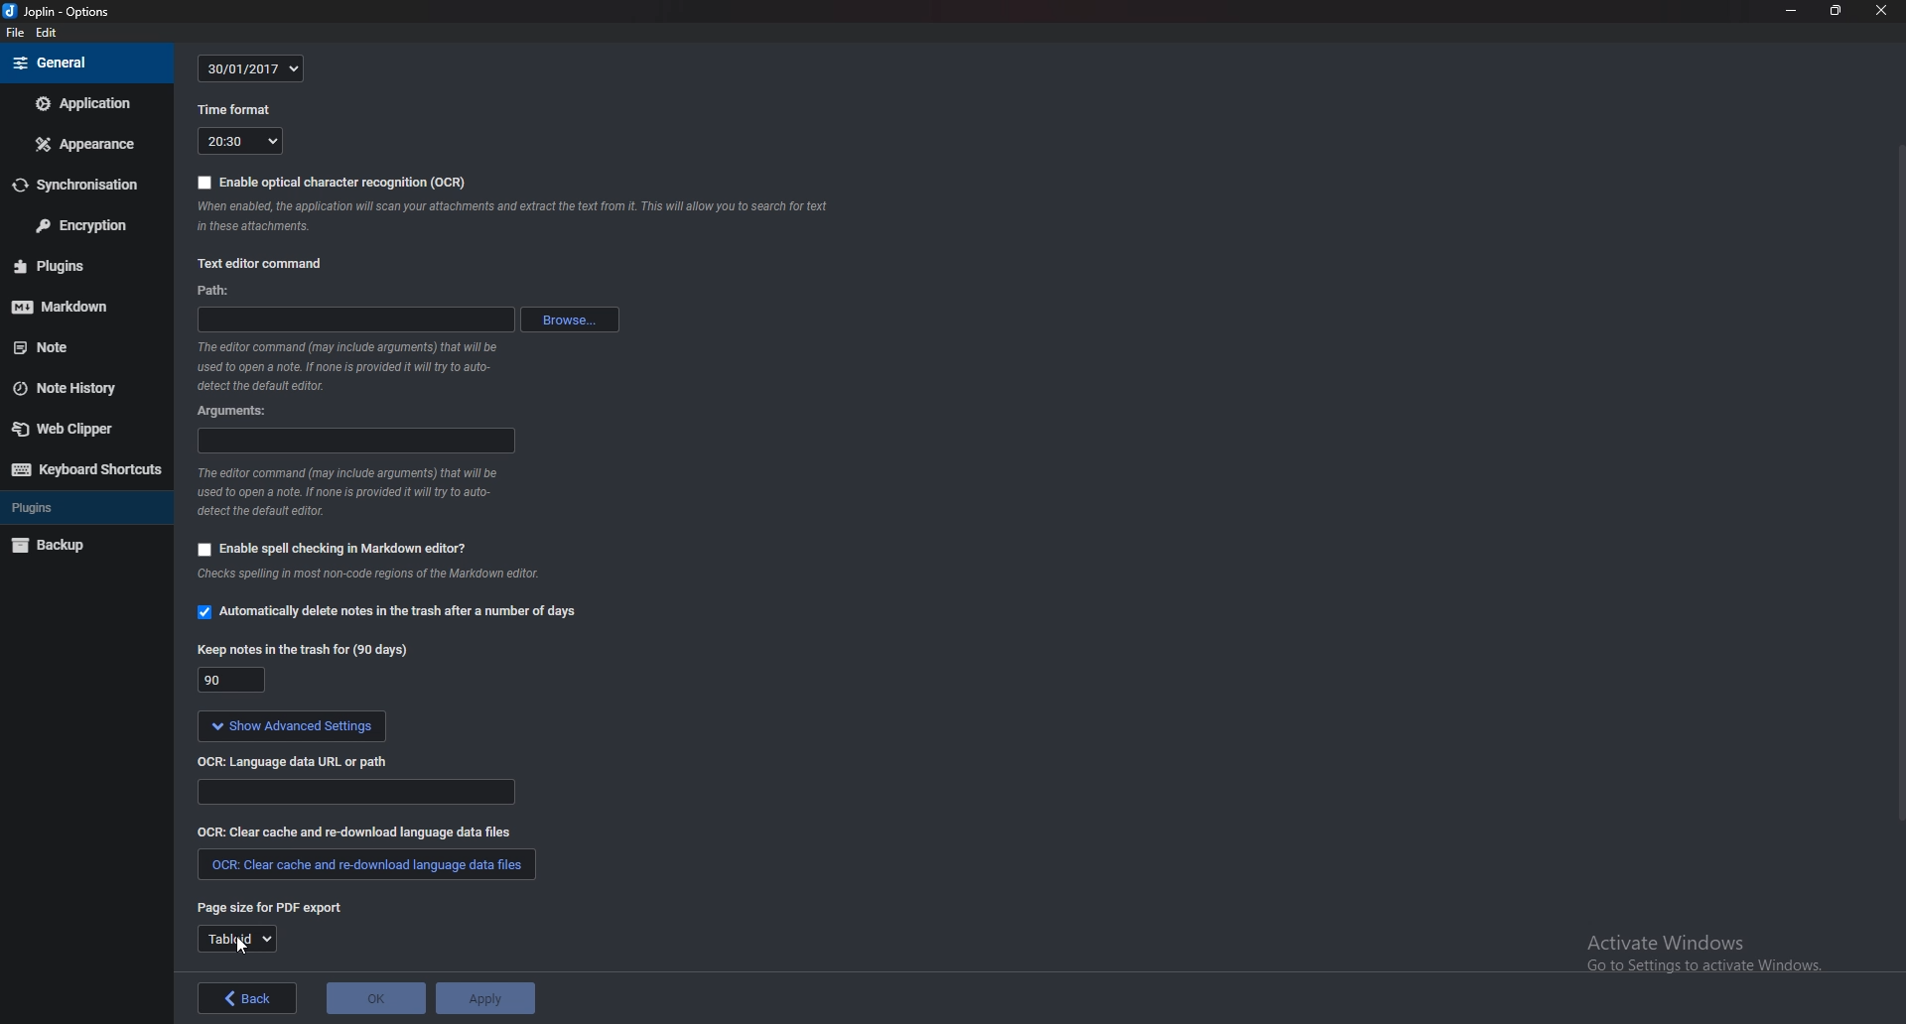 This screenshot has width=1906, height=1024. I want to click on Plugins, so click(75, 509).